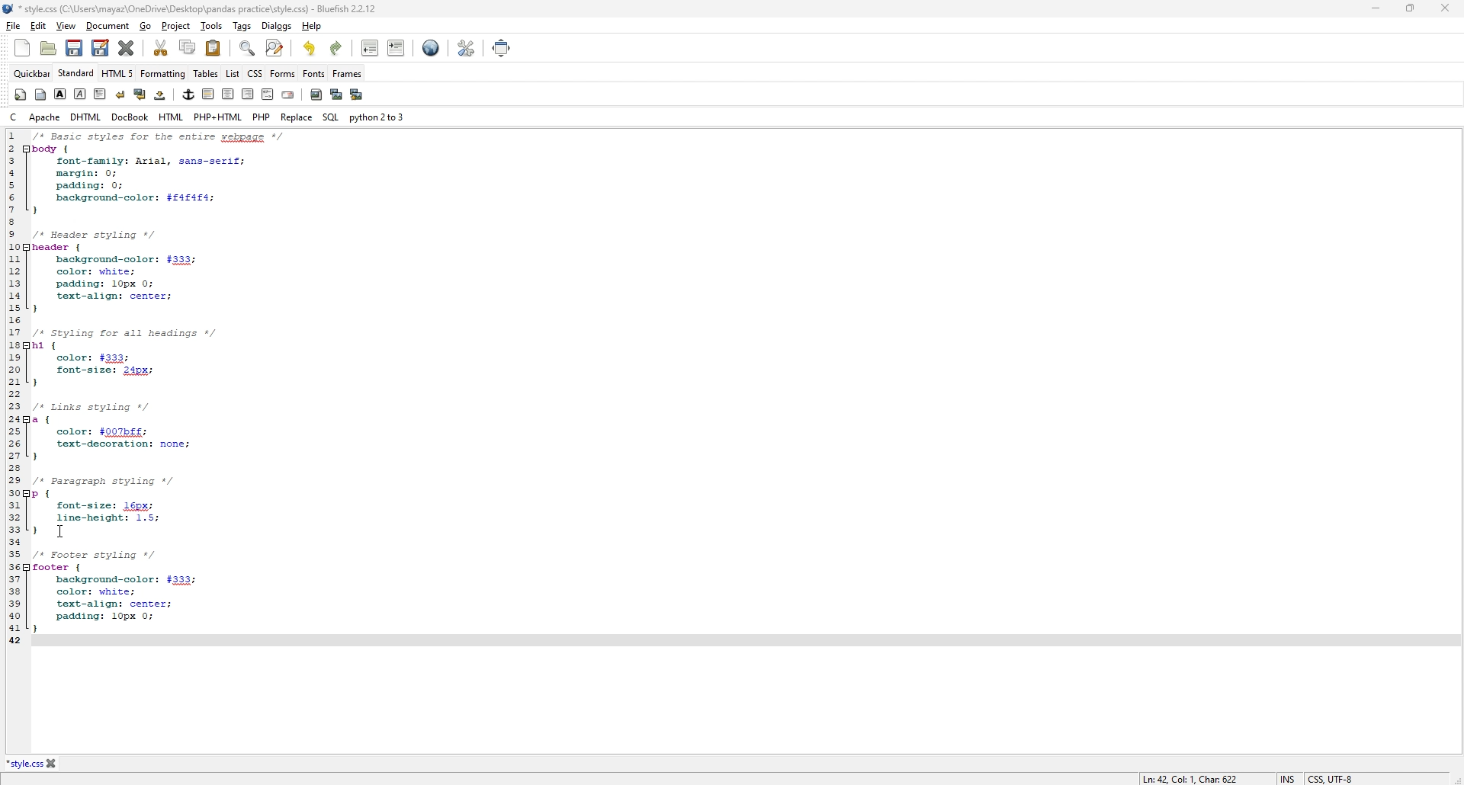  What do you see at coordinates (40, 95) in the screenshot?
I see `body` at bounding box center [40, 95].